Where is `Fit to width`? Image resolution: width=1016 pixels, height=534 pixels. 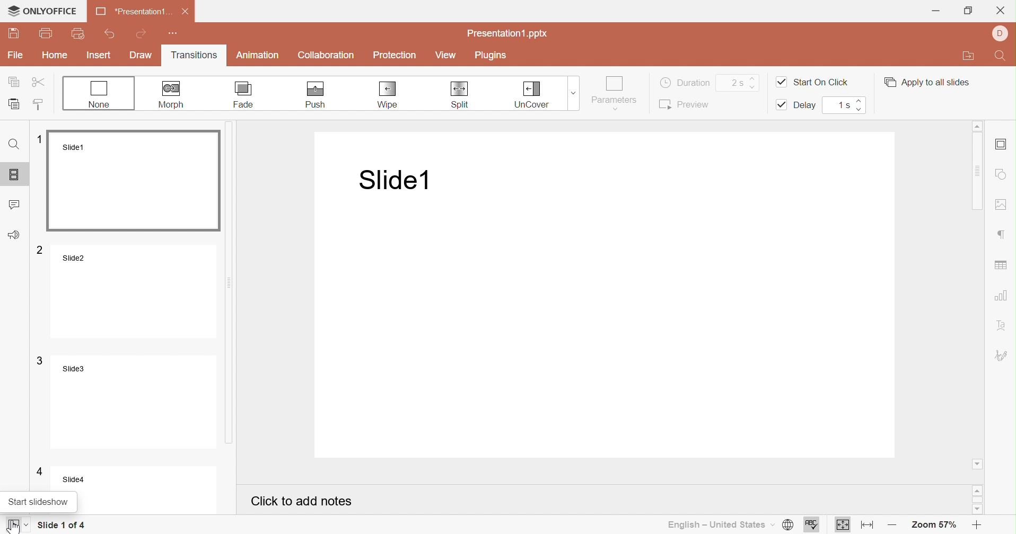
Fit to width is located at coordinates (869, 526).